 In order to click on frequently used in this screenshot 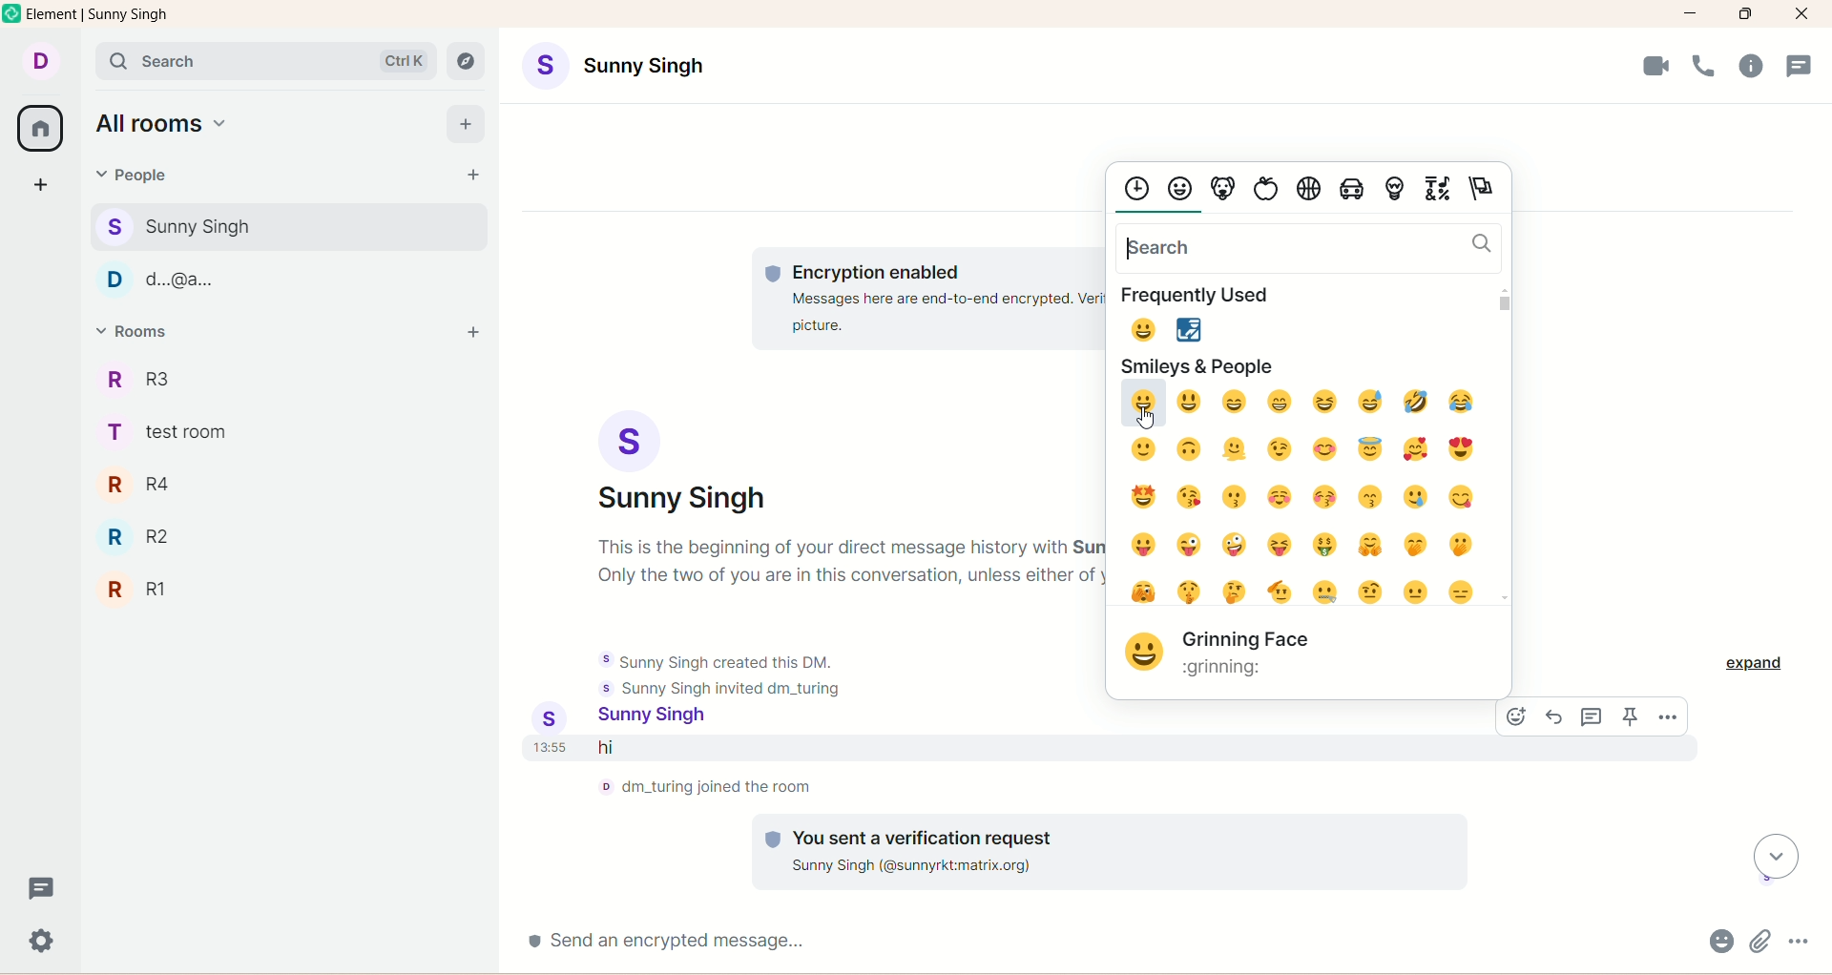, I will do `click(1201, 296)`.